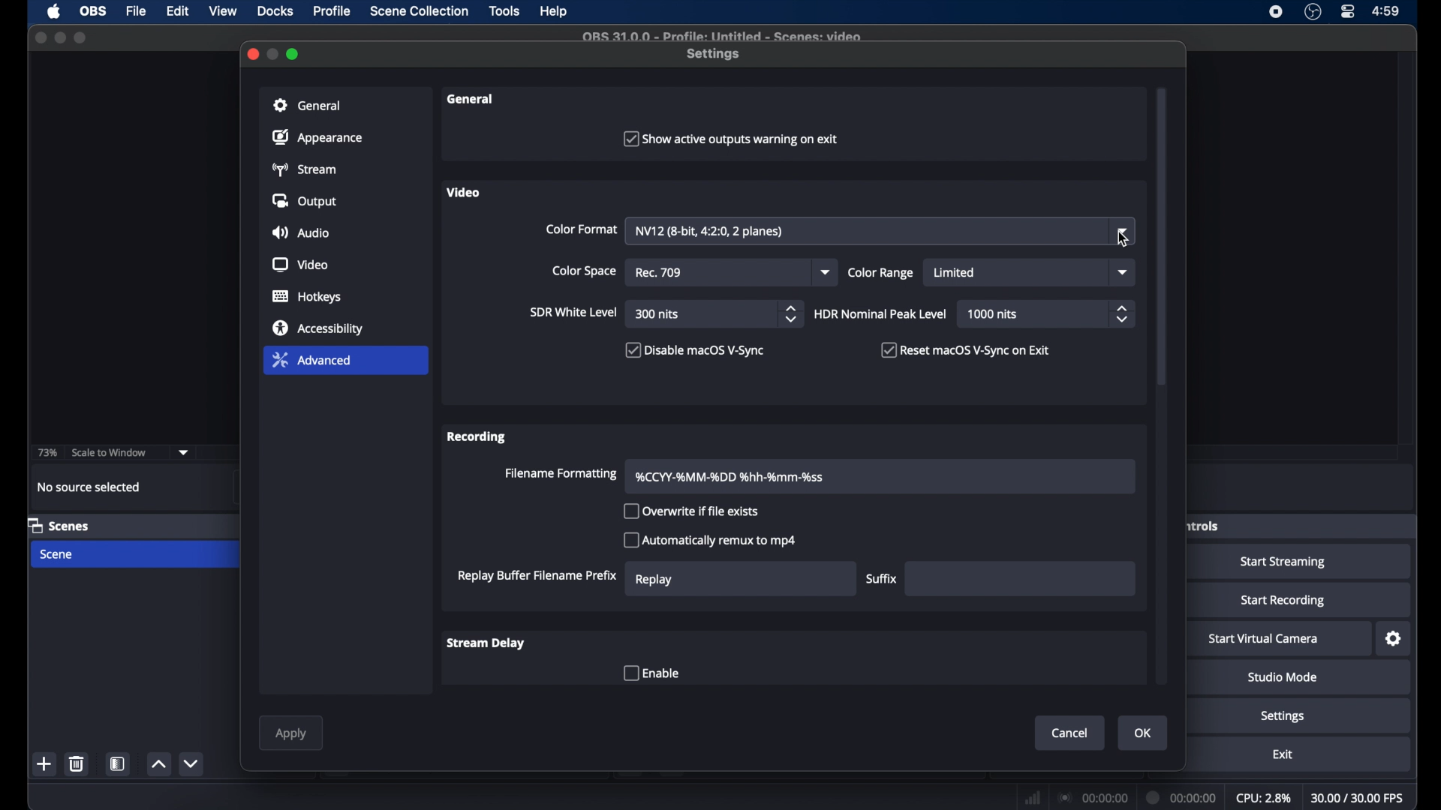 The height and width of the screenshot is (810, 1441). What do you see at coordinates (60, 37) in the screenshot?
I see `minimize` at bounding box center [60, 37].